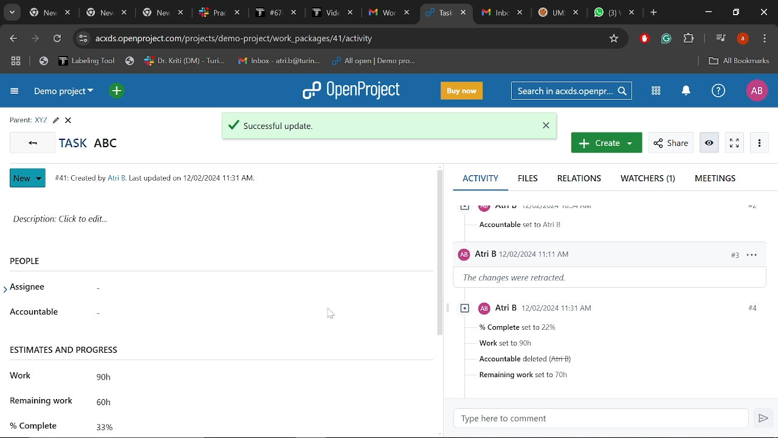  What do you see at coordinates (32, 423) in the screenshot?
I see `% complete` at bounding box center [32, 423].